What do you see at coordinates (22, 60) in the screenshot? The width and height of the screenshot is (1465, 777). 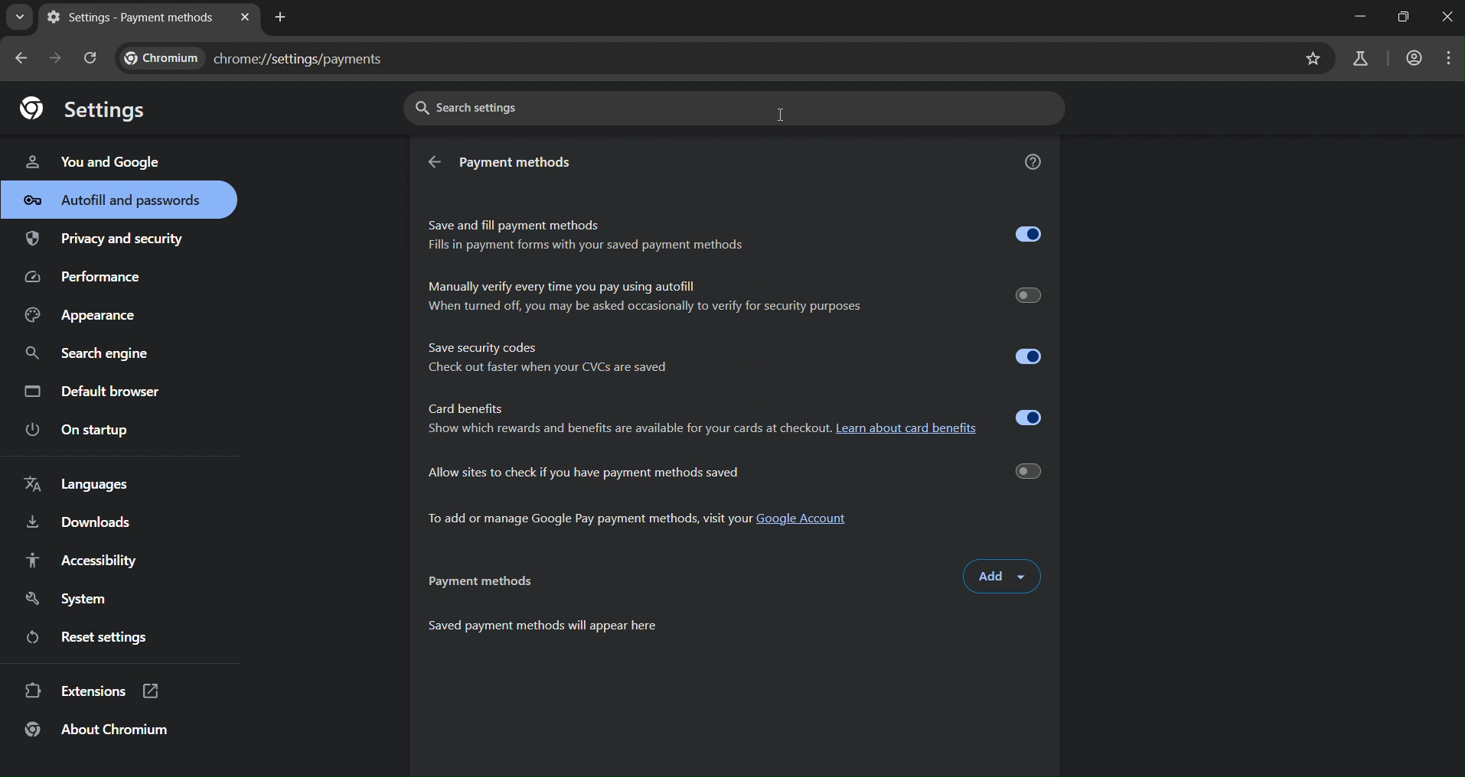 I see `go back one page` at bounding box center [22, 60].